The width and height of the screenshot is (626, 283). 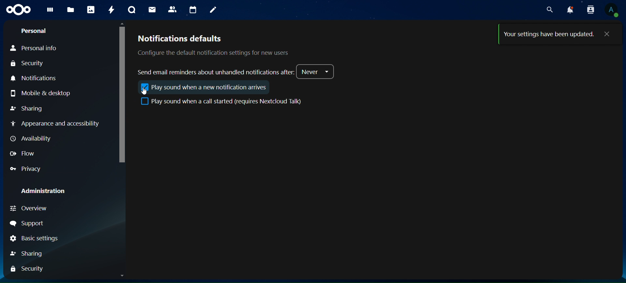 I want to click on search, so click(x=549, y=10).